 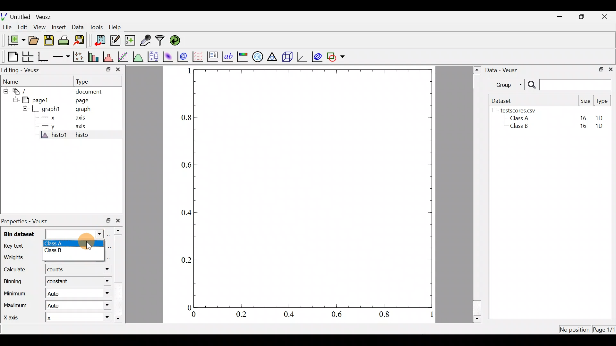 I want to click on Print the document, so click(x=64, y=40).